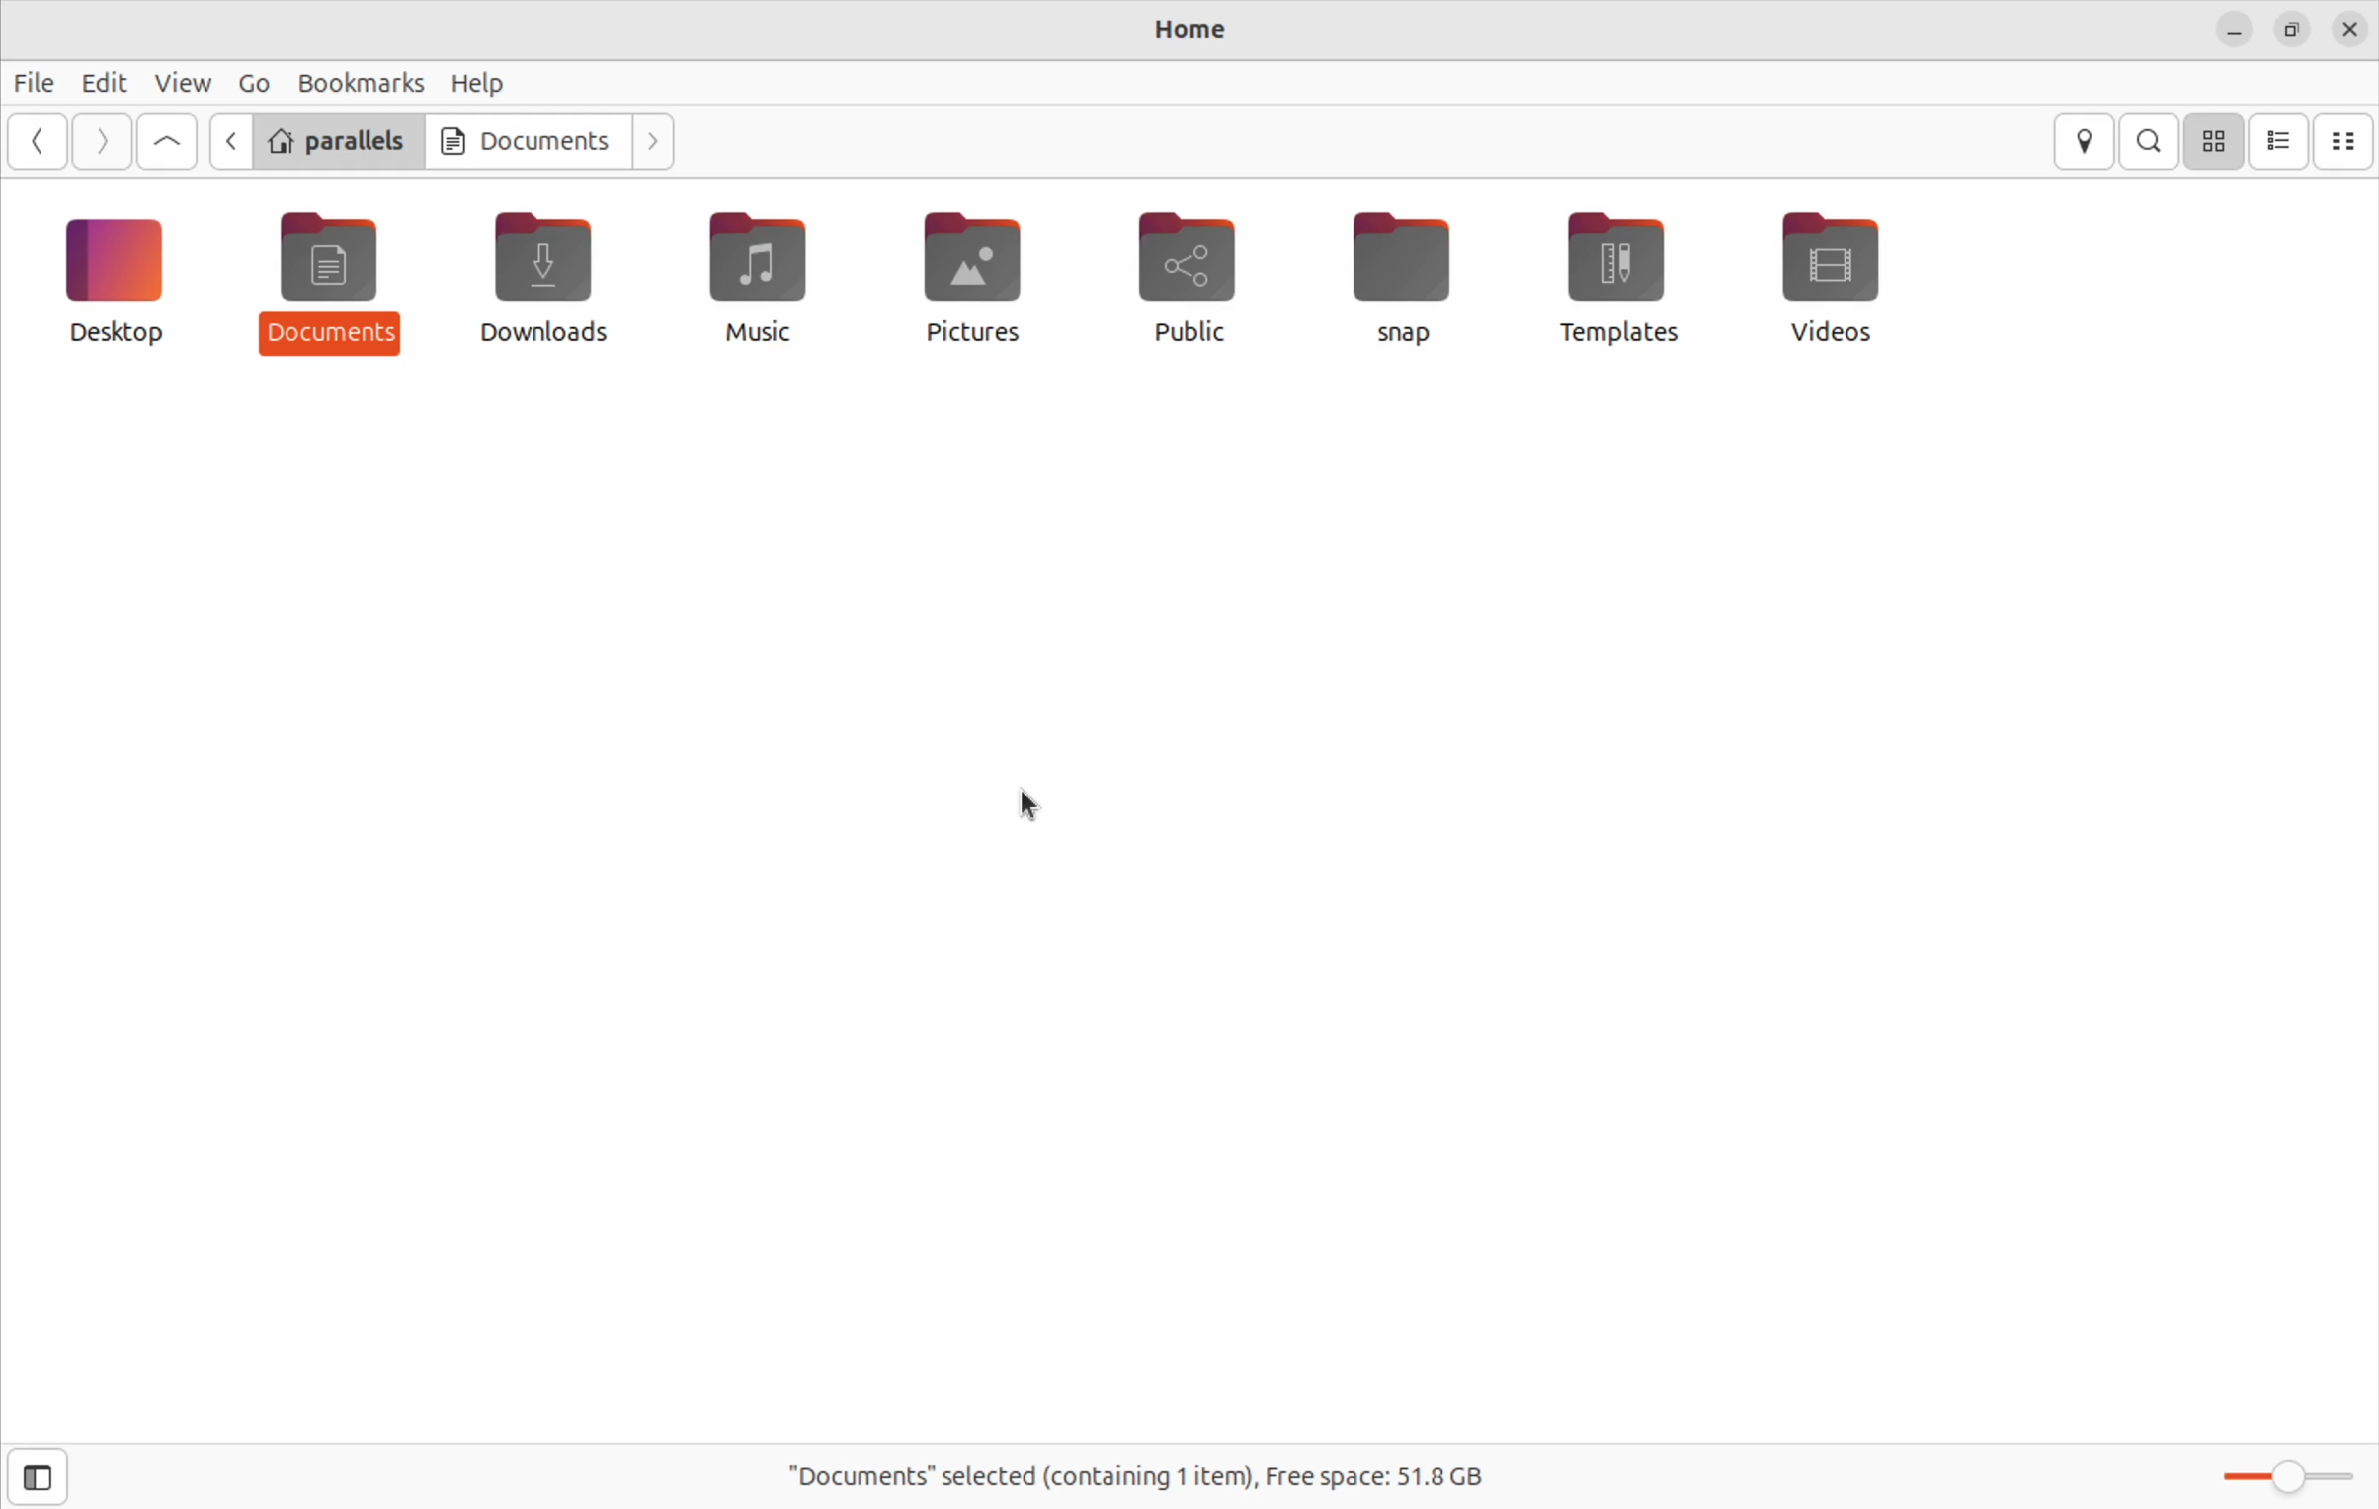  What do you see at coordinates (2233, 27) in the screenshot?
I see `close` at bounding box center [2233, 27].